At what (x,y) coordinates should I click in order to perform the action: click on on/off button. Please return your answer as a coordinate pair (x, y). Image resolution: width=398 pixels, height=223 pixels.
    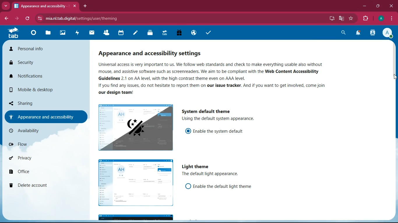
    Looking at the image, I should click on (186, 186).